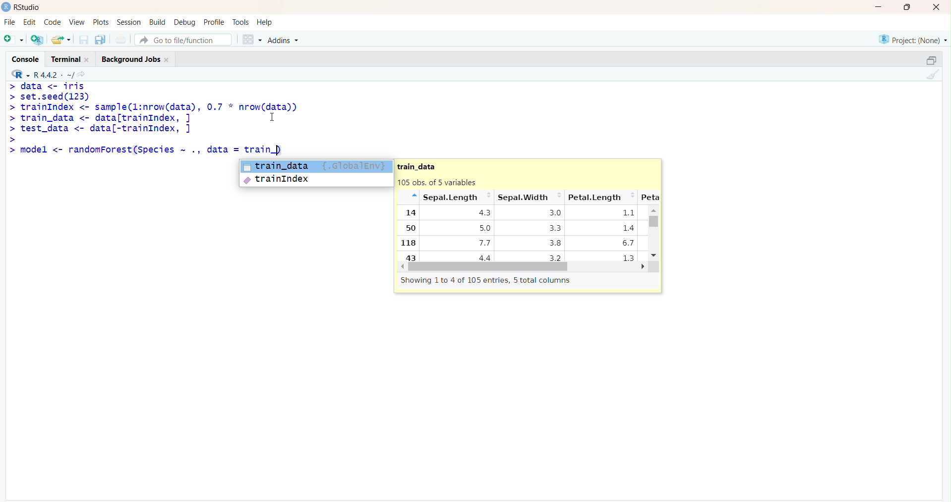 Image resolution: width=951 pixels, height=502 pixels. I want to click on Prompt cursor, so click(12, 129).